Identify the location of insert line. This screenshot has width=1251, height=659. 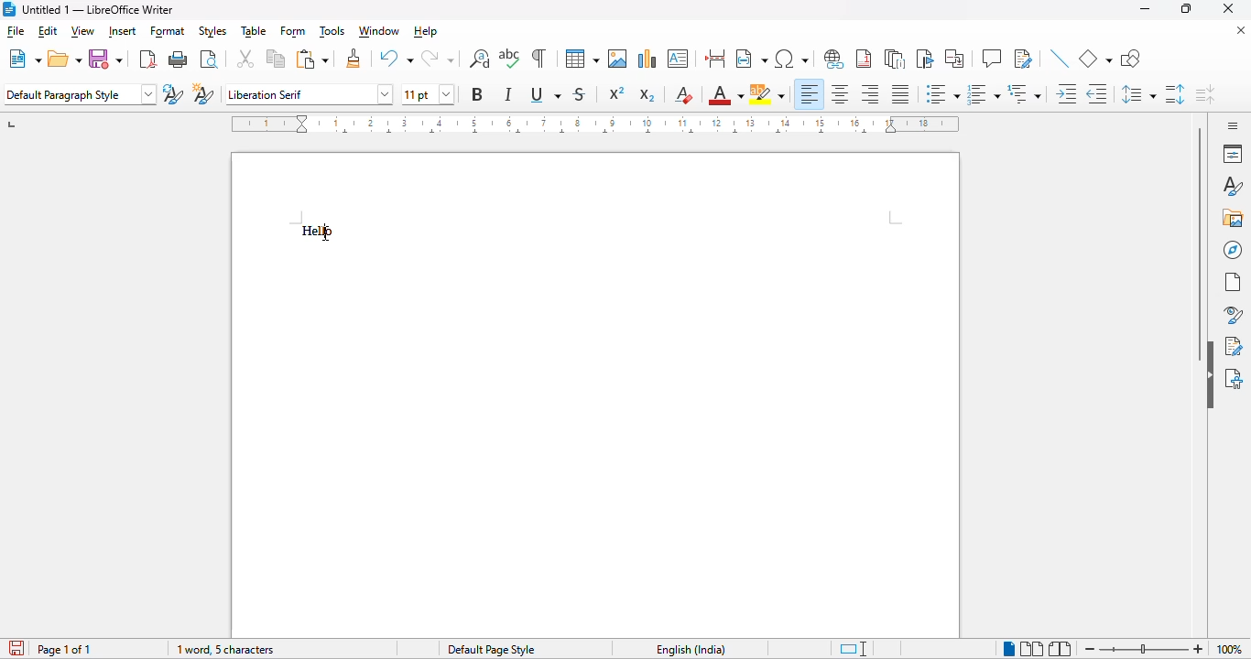
(1061, 59).